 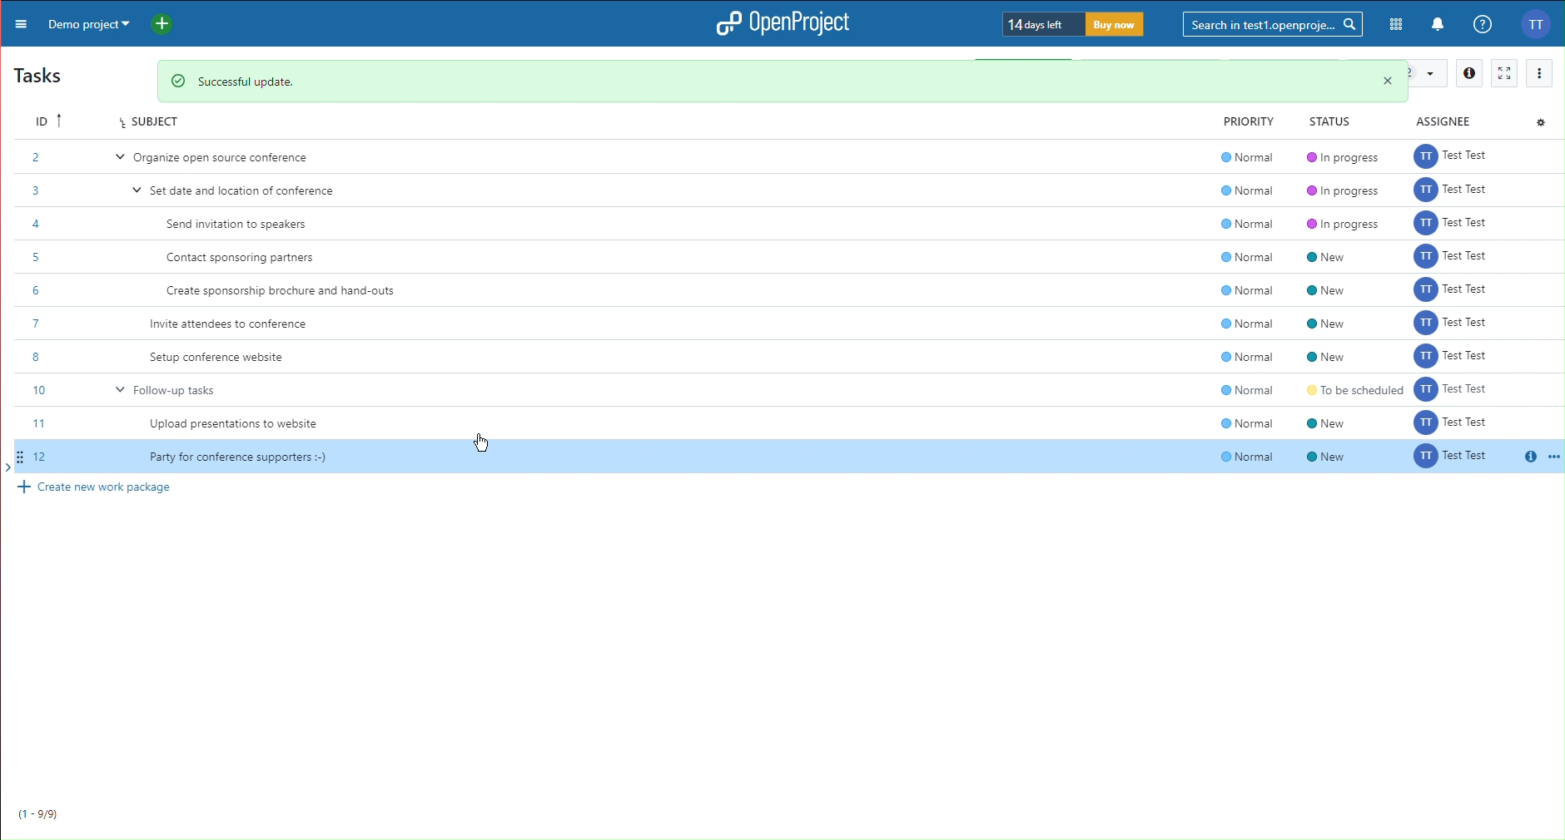 What do you see at coordinates (37, 814) in the screenshot?
I see `(1-9/9)` at bounding box center [37, 814].